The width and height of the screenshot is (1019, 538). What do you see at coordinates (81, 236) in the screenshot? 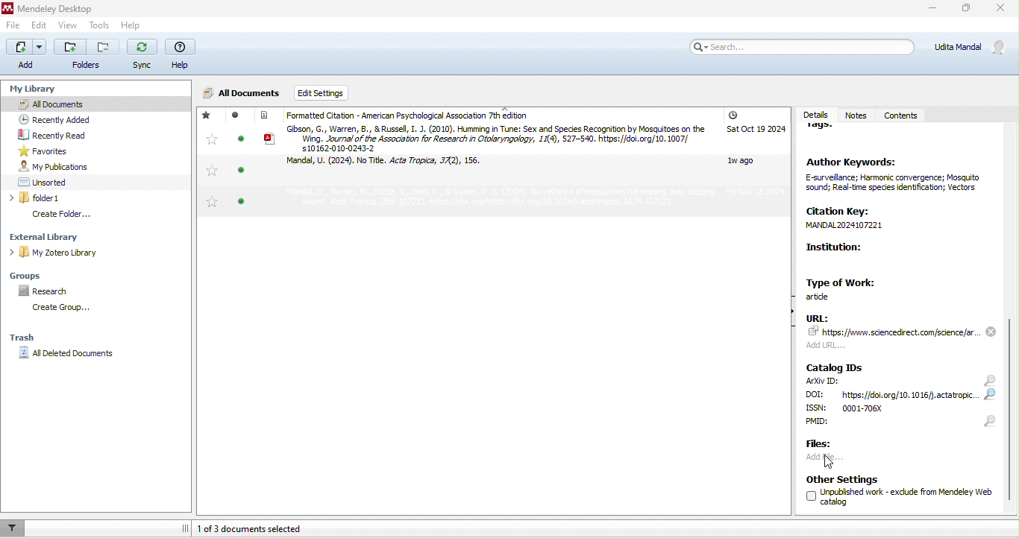
I see `external library` at bounding box center [81, 236].